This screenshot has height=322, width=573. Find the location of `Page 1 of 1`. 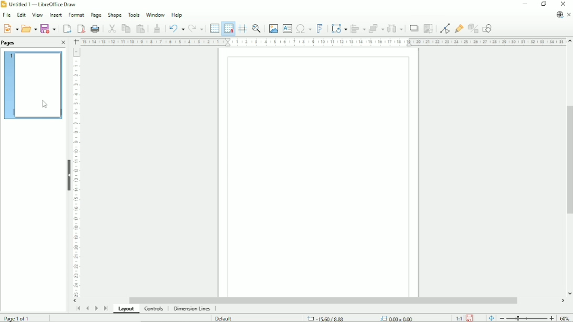

Page 1 of 1 is located at coordinates (17, 317).